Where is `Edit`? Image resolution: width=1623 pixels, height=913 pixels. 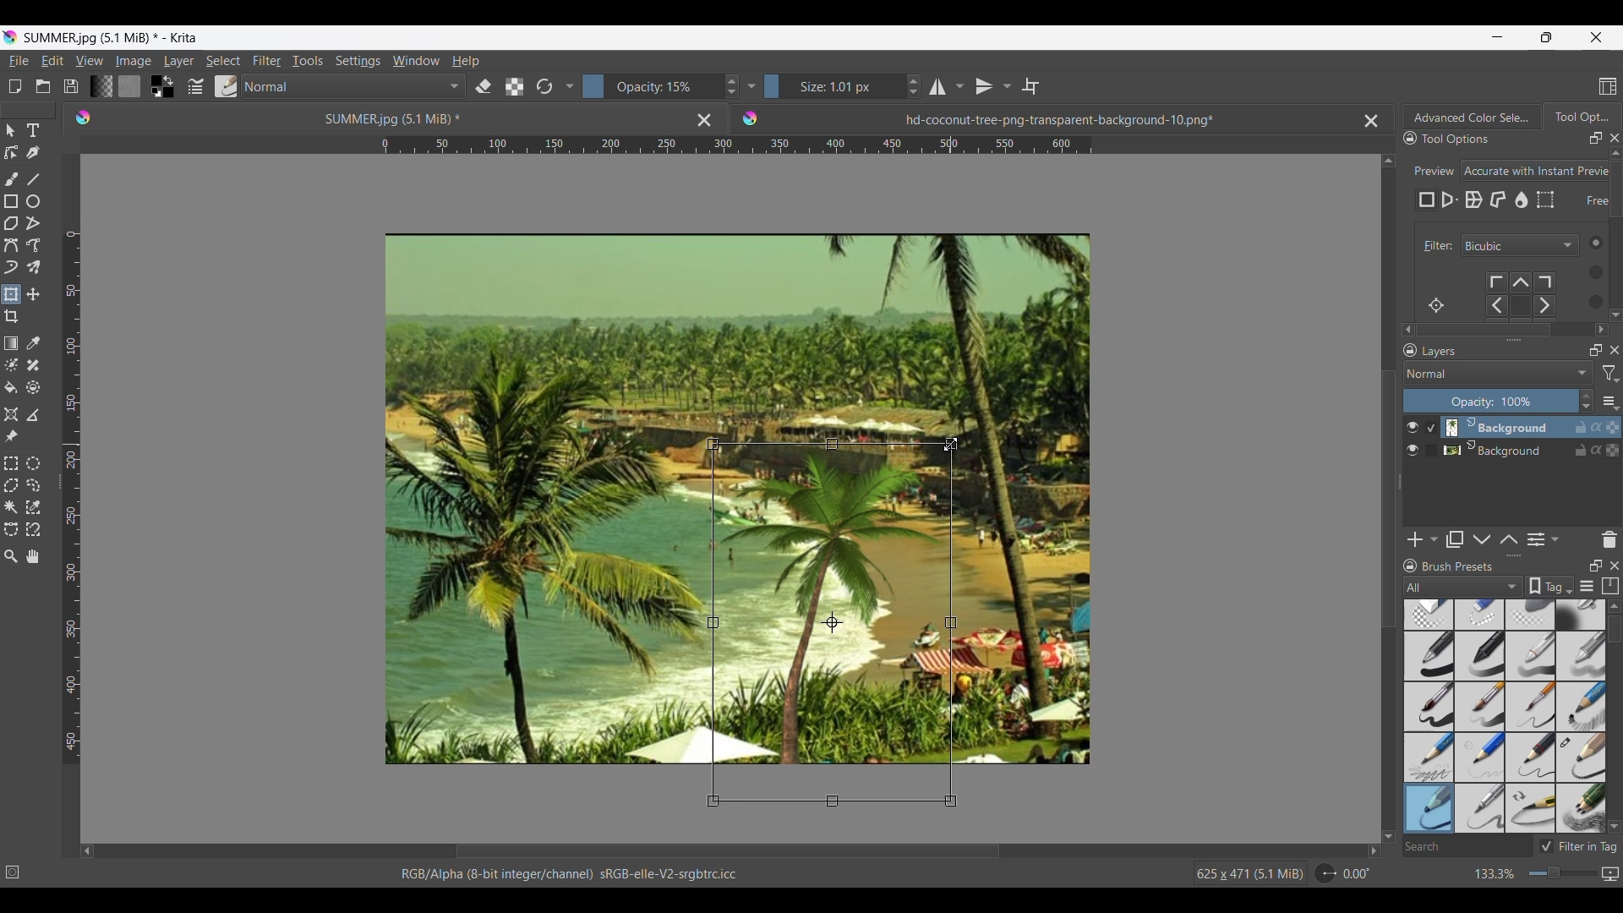
Edit is located at coordinates (52, 60).